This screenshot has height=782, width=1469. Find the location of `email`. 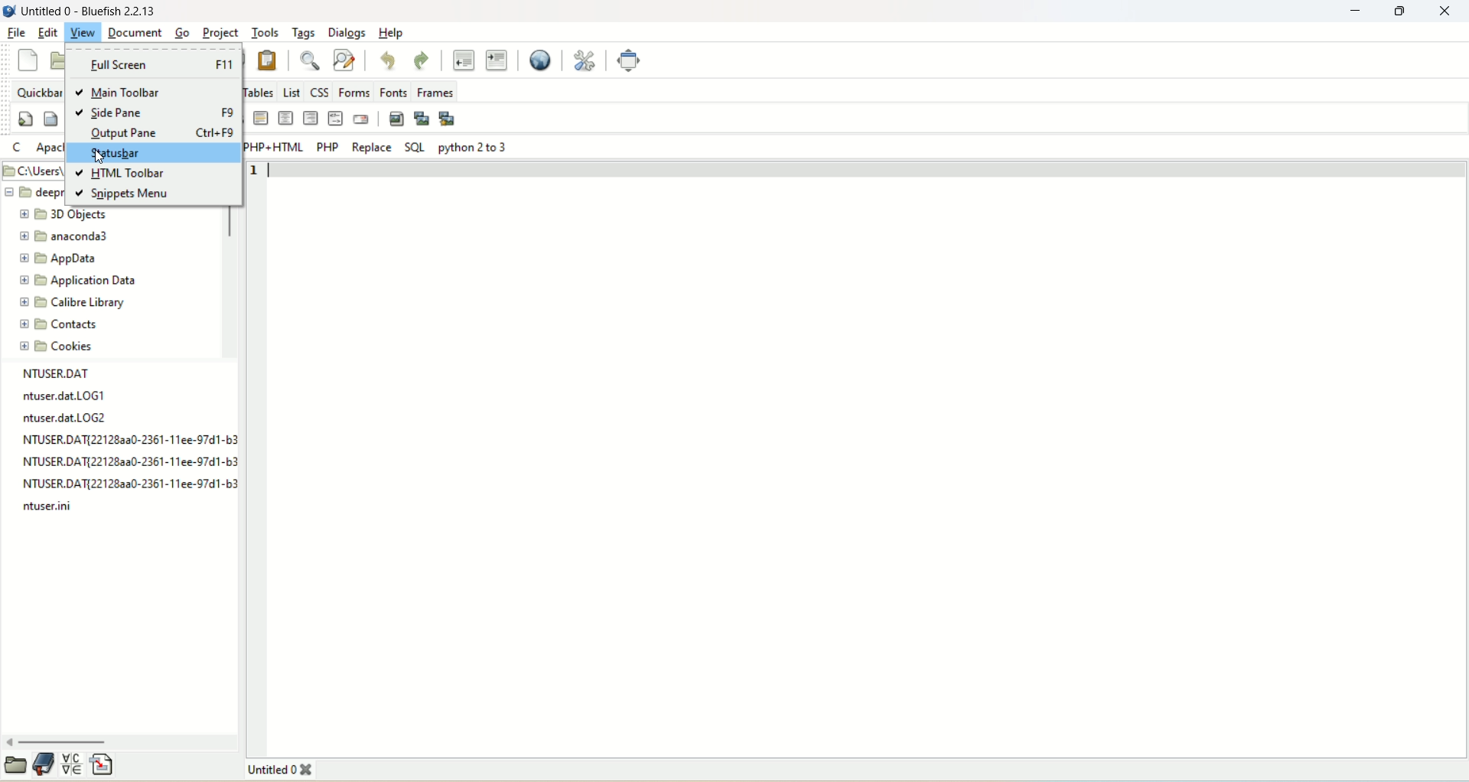

email is located at coordinates (363, 119).